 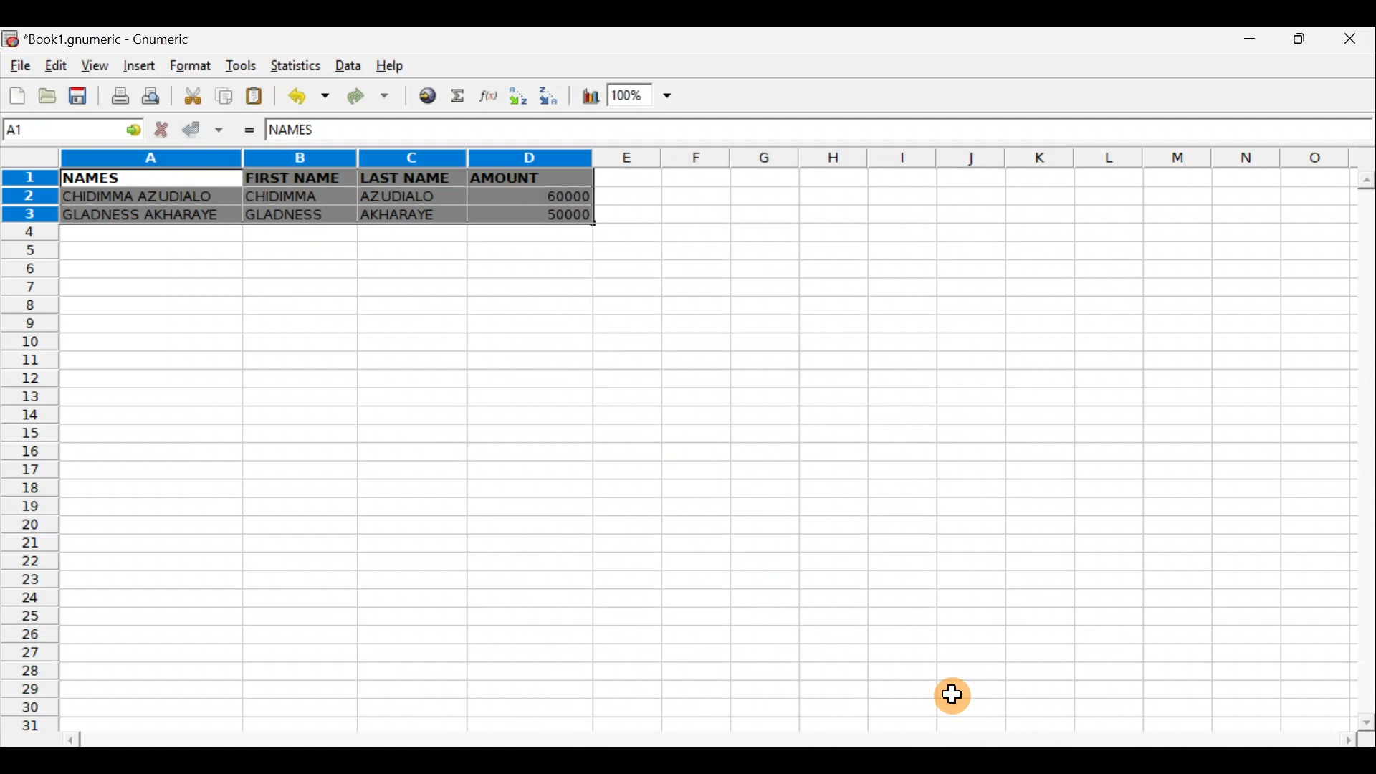 I want to click on LAST NAME, so click(x=409, y=179).